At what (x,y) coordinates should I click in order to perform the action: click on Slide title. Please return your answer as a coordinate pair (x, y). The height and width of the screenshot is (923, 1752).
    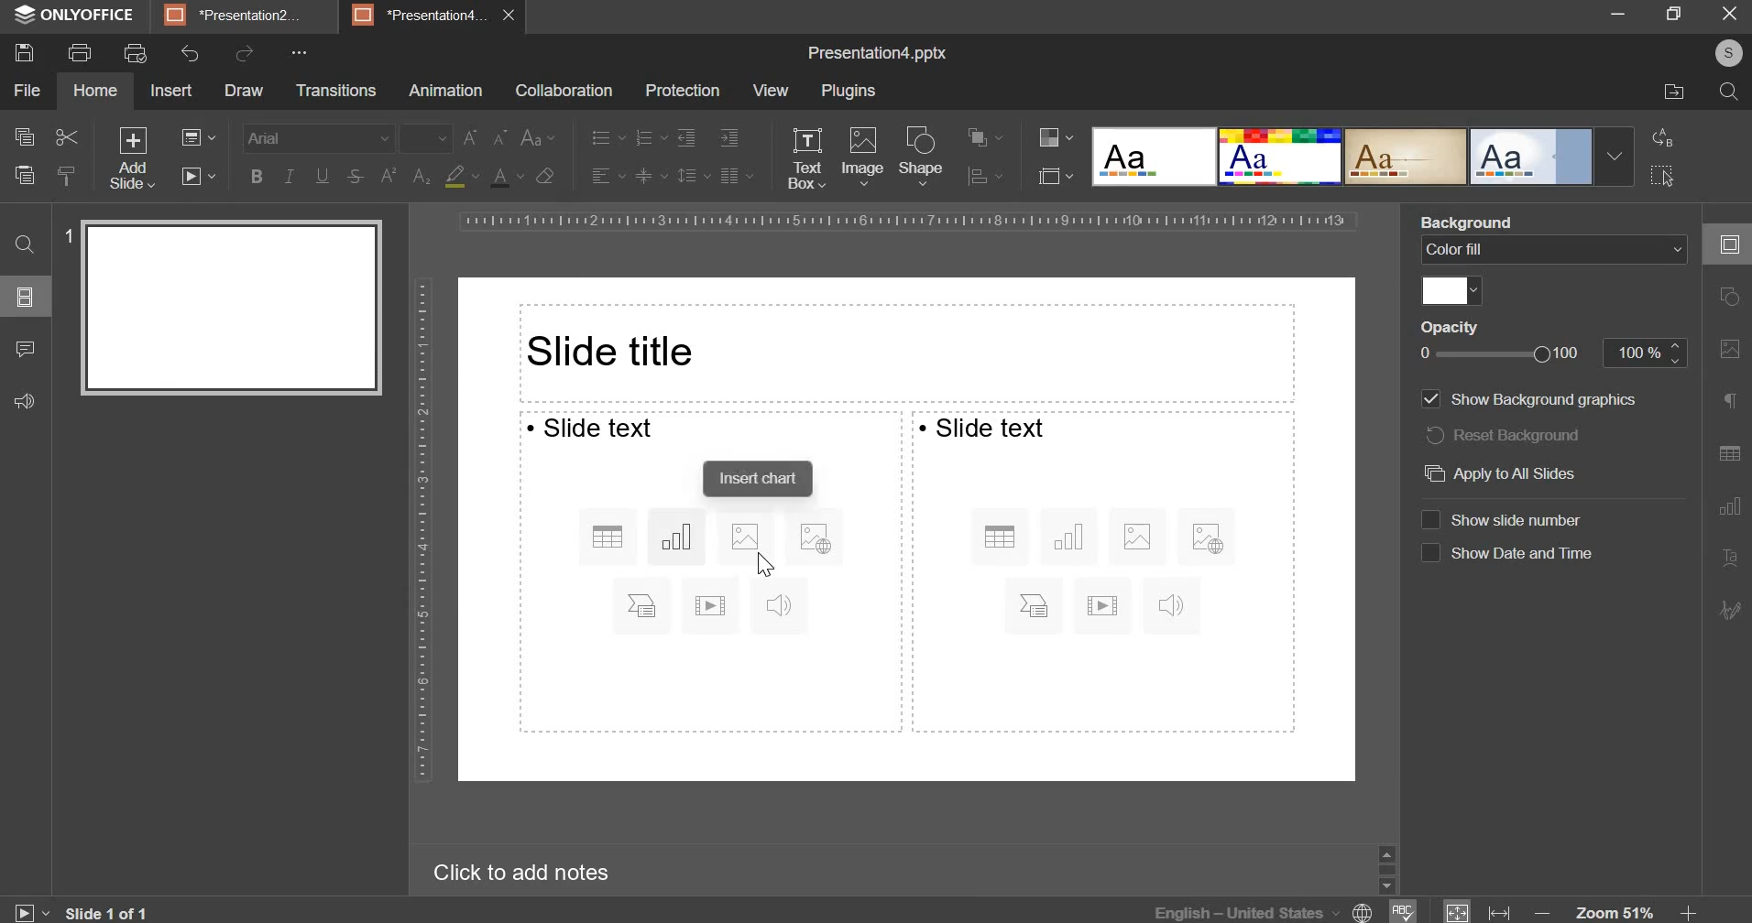
    Looking at the image, I should click on (906, 353).